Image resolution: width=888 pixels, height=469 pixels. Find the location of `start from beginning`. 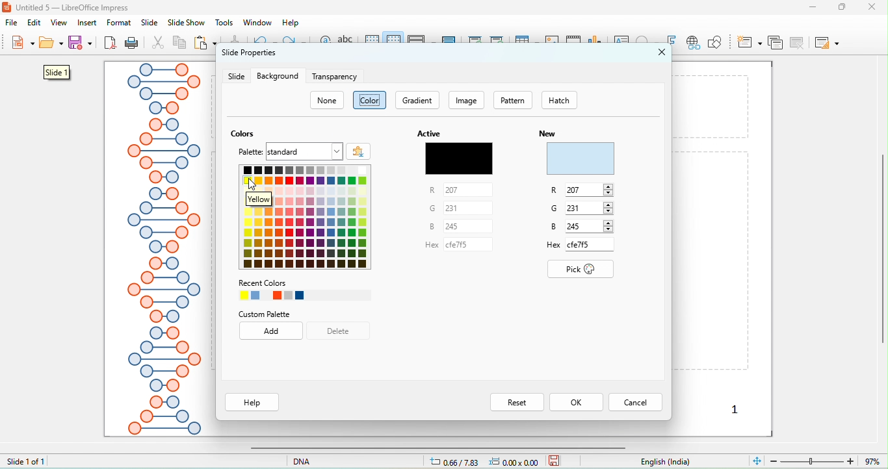

start from beginning is located at coordinates (476, 42).